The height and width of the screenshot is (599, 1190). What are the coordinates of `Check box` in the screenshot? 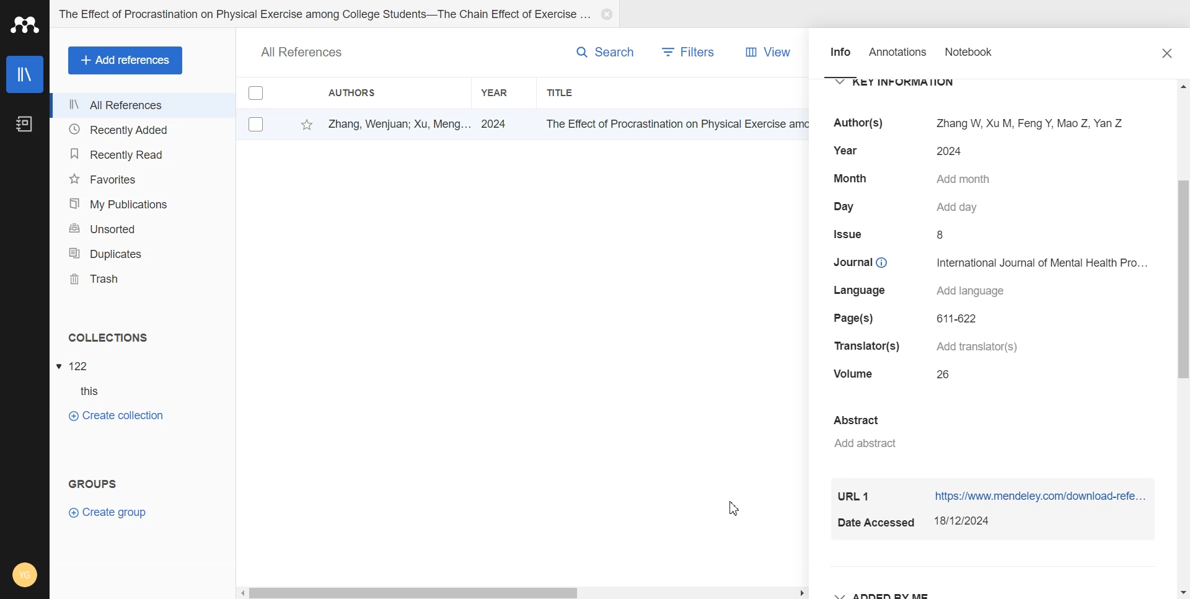 It's located at (255, 95).